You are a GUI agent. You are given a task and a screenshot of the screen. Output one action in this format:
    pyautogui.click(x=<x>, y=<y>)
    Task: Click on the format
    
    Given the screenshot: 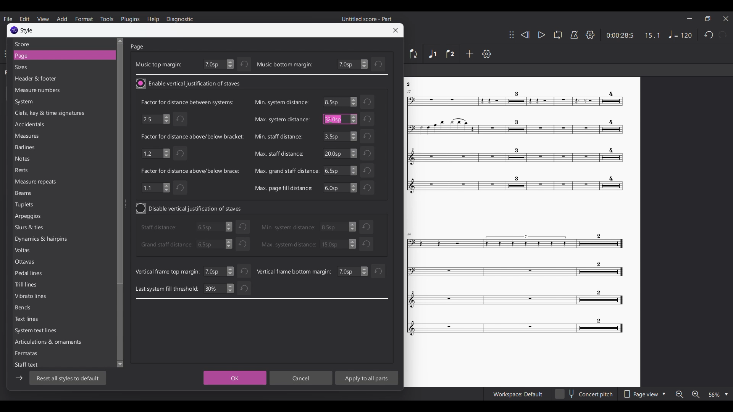 What is the action you would take?
    pyautogui.click(x=84, y=19)
    